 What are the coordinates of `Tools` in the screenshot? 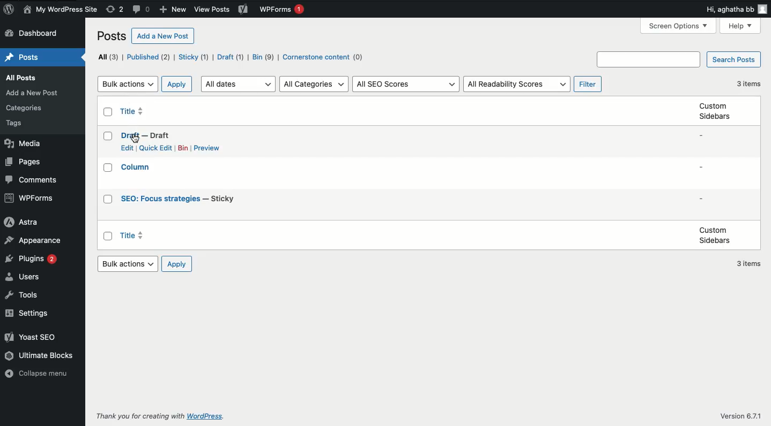 It's located at (23, 295).